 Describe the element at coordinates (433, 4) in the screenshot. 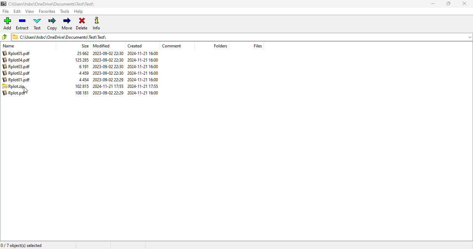

I see `minimize` at that location.